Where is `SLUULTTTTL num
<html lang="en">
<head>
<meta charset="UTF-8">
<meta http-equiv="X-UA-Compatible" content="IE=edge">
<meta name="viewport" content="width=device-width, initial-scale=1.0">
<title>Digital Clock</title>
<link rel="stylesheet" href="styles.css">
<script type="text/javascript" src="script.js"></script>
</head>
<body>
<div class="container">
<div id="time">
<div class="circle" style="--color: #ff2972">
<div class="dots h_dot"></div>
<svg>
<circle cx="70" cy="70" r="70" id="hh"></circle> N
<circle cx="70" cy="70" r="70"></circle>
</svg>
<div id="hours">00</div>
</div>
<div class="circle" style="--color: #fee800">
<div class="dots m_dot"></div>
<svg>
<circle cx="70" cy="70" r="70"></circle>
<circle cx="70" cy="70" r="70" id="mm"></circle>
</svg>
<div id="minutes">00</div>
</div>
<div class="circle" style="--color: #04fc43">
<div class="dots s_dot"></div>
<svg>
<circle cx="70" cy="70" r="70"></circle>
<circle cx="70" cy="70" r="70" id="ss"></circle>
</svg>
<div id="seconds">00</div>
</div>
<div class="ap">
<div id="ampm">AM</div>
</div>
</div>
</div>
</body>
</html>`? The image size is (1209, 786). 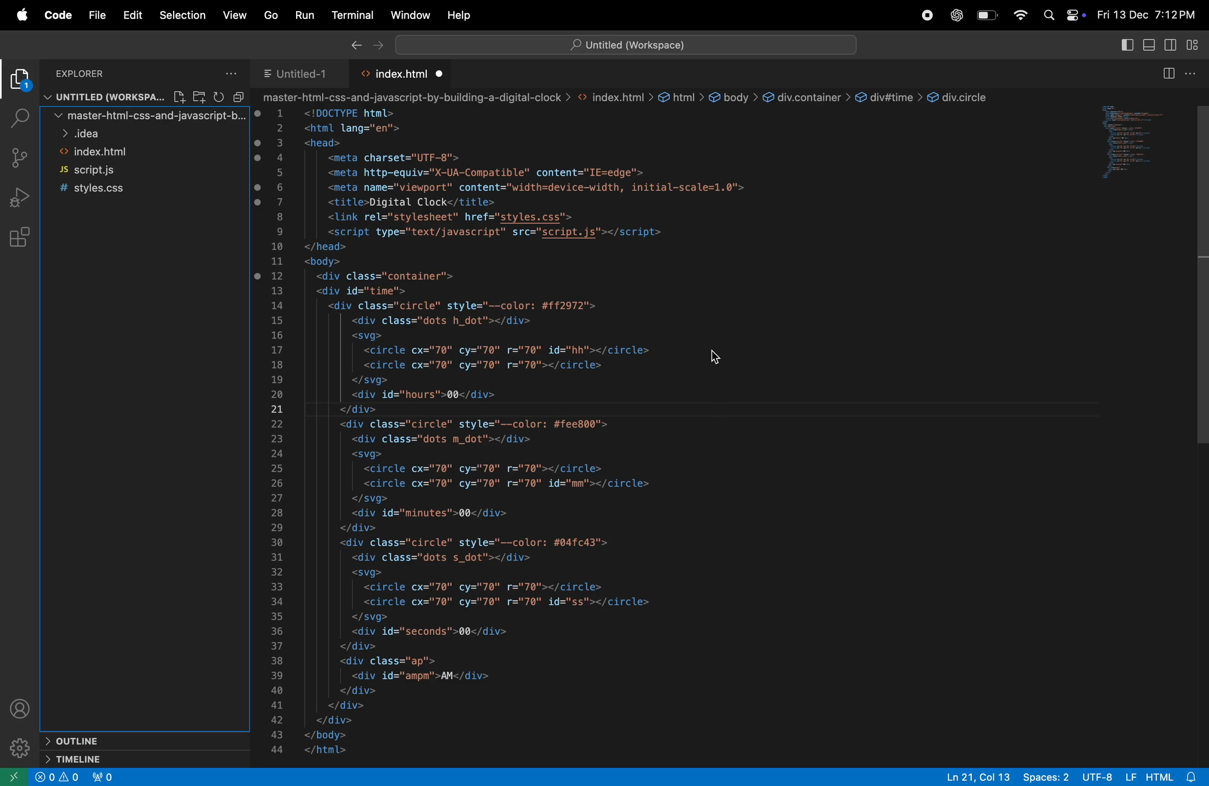
SLUULTTTTL num
<html lang="en">
<head>
<meta charset="UTF-8">
<meta http-equiv="X-UA-Compatible" content="IE=edge">
<meta name="viewport" content="width=device-width, initial-scale=1.0">
<title>Digital Clock</title>
<link rel="stylesheet" href="styles.css">
<script type="text/javascript" src="script.js"></script>
</head>
<body>
<div class="container">
<div id="time">
<div class="circle" style="--color: #ff2972">
<div class="dots h_dot"></div>
<svg>
<circle cx="70" cy="70" r="70" id="hh"></circle> N
<circle cx="70" cy="70" r="70"></circle>
</svg>
<div id="hours">00</div>
</div>
<div class="circle" style="--color: #fee800">
<div class="dots m_dot"></div>
<svg>
<circle cx="70" cy="70" r="70"></circle>
<circle cx="70" cy="70" r="70" id="mm"></circle>
</svg>
<div id="minutes">00</div>
</div>
<div class="circle" style="--color: #04fc43">
<div class="dots s_dot"></div>
<svg>
<circle cx="70" cy="70" r="70"></circle>
<circle cx="70" cy="70" r="70" id="ss"></circle>
</svg>
<div id="seconds">00</div>
</div>
<div class="ap">
<div id="ampm">AM</div>
</div>
</div>
</div>
</body>
</html> is located at coordinates (543, 432).